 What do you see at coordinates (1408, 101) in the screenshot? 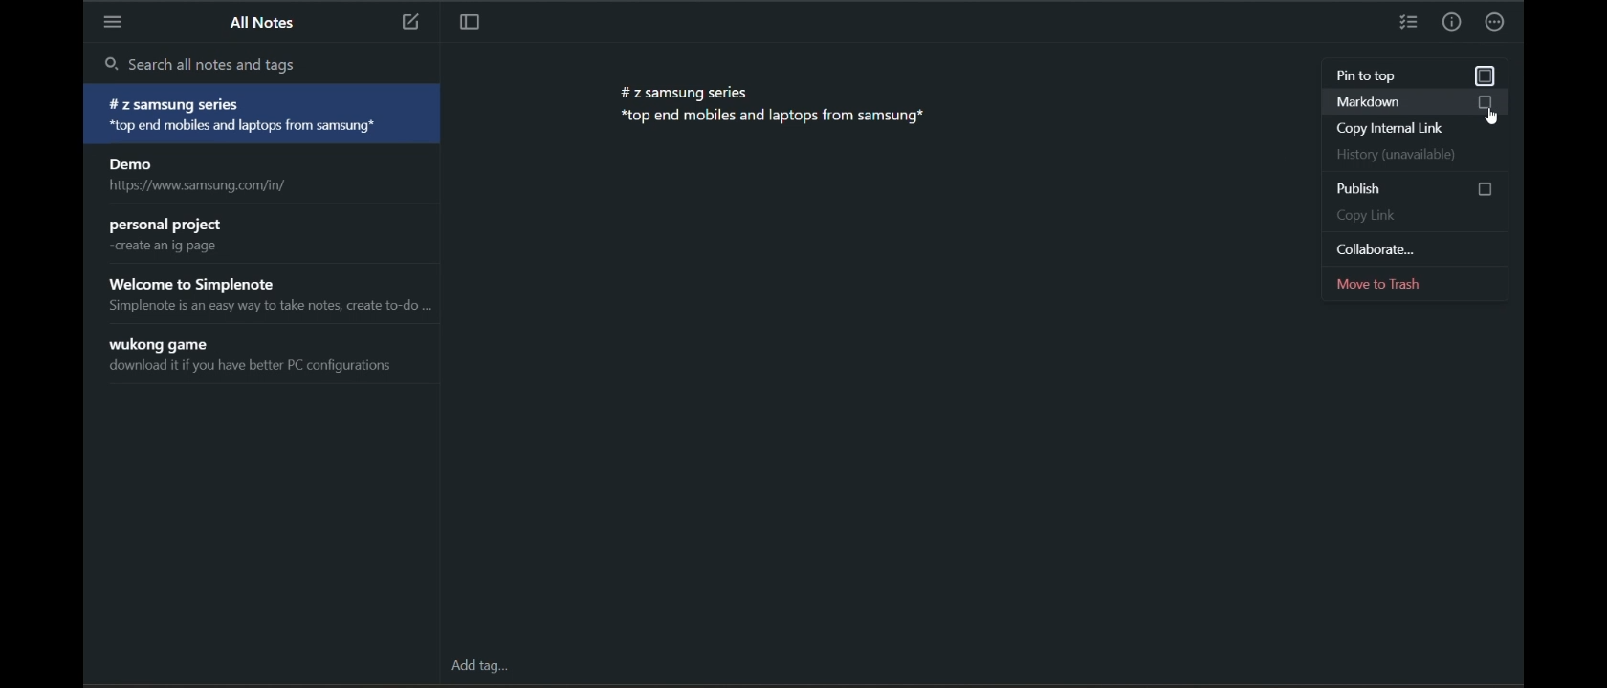
I see `markdown` at bounding box center [1408, 101].